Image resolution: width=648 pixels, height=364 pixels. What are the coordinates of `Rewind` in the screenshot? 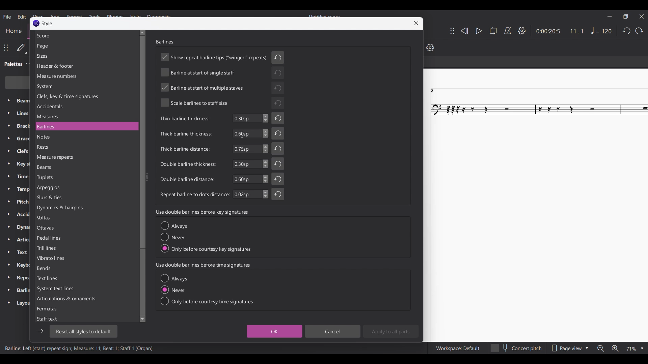 It's located at (464, 31).